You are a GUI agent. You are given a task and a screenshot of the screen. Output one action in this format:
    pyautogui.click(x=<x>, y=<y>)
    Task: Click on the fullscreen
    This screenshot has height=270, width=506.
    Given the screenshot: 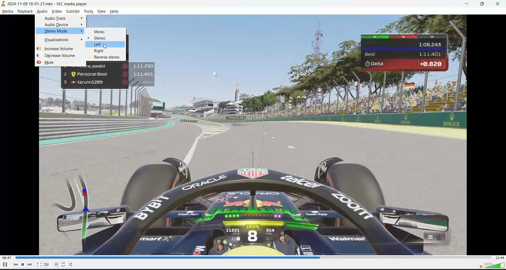 What is the action you would take?
    pyautogui.click(x=39, y=264)
    